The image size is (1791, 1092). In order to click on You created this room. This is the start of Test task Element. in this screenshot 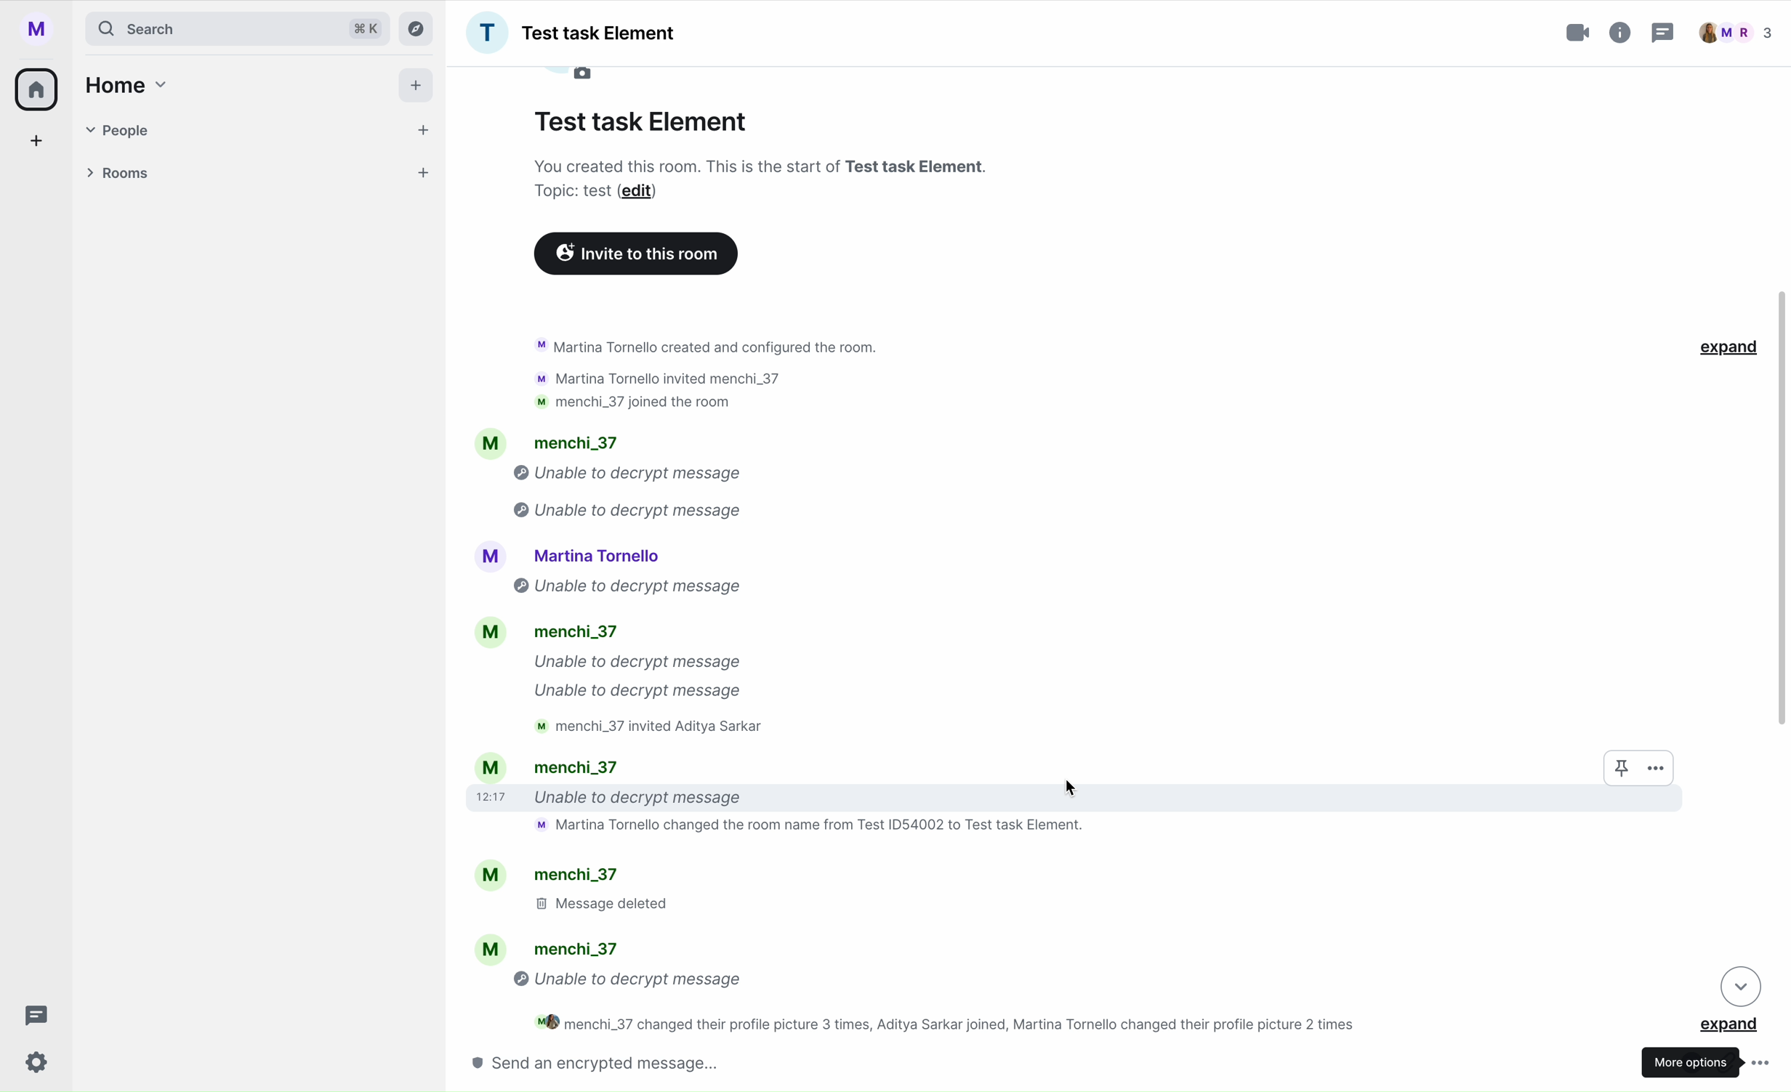, I will do `click(743, 166)`.